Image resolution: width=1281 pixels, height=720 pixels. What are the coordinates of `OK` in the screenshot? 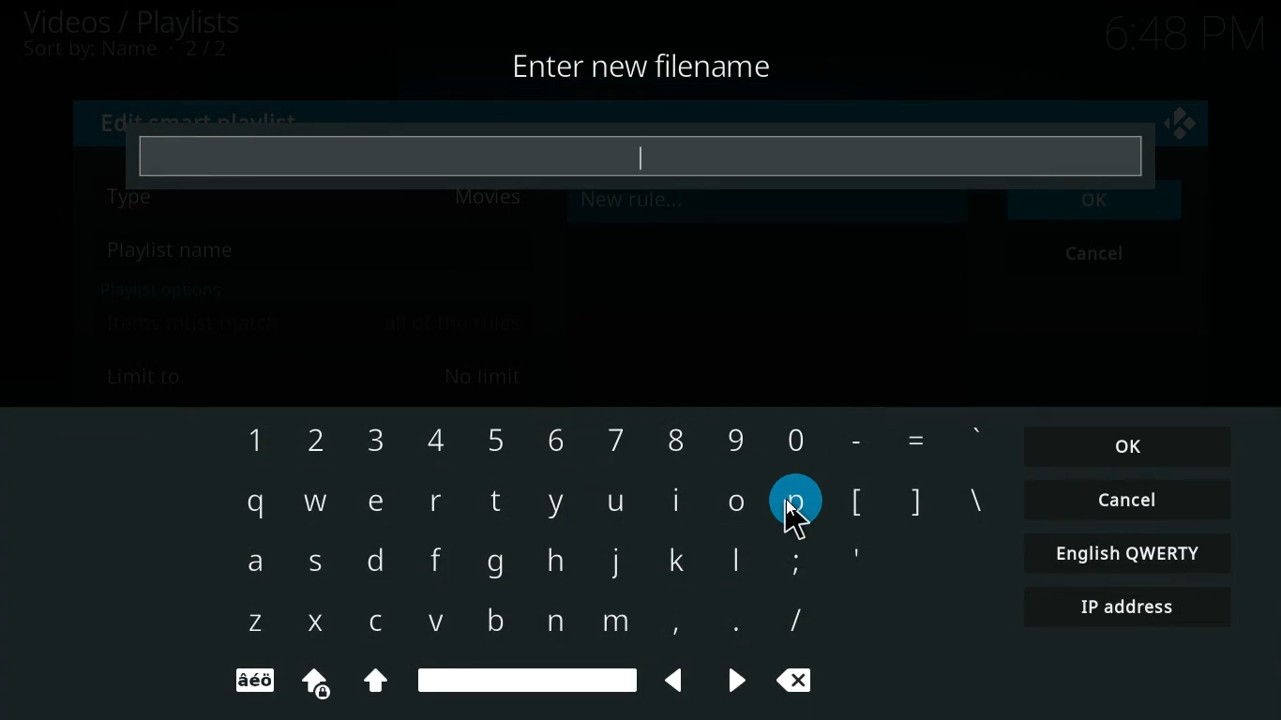 It's located at (1129, 447).